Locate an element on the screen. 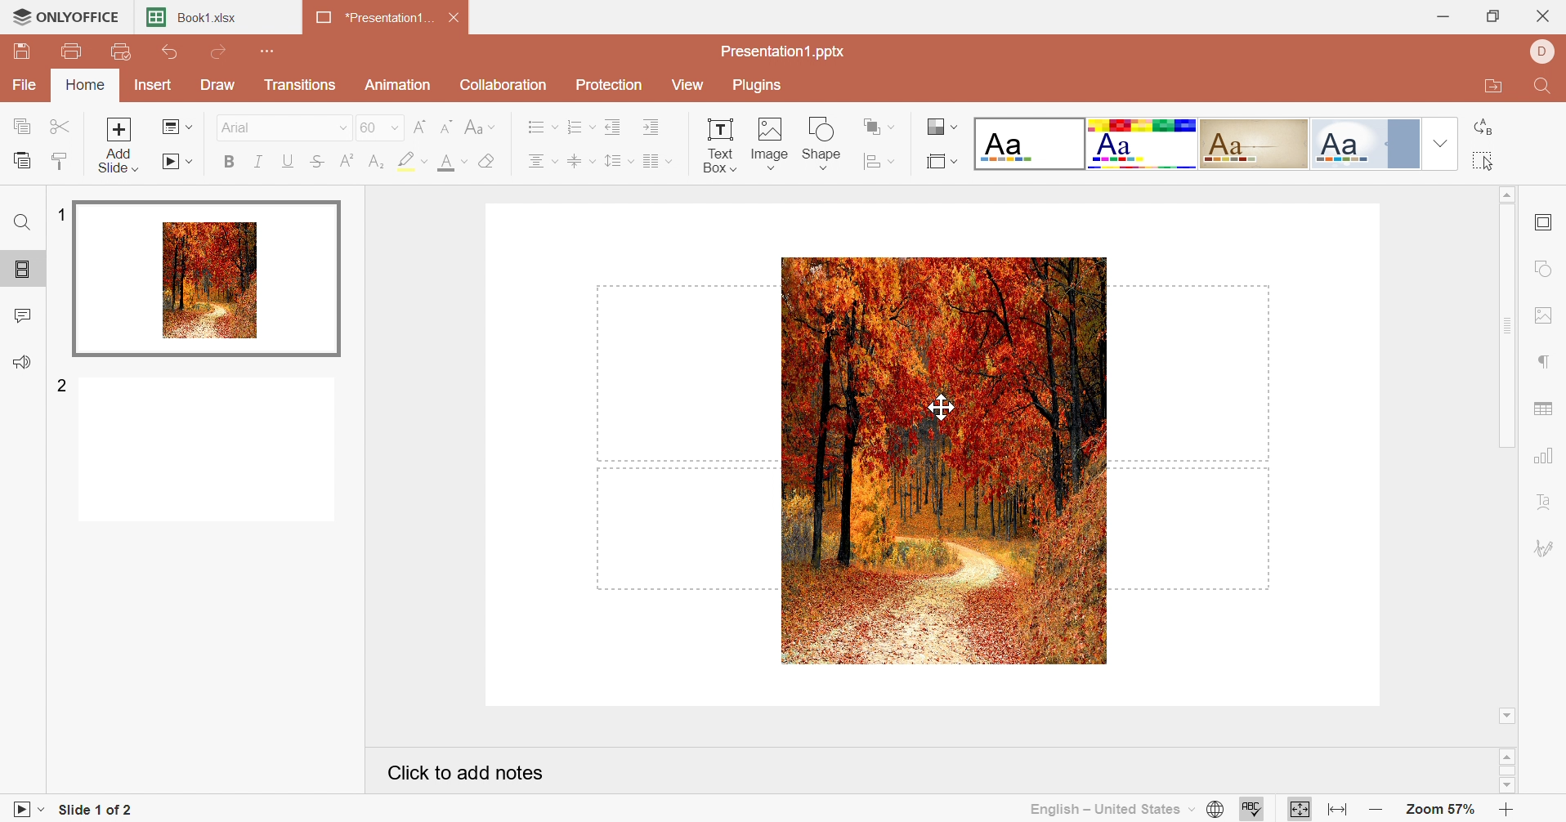  Slide 1 of 2 is located at coordinates (101, 811).